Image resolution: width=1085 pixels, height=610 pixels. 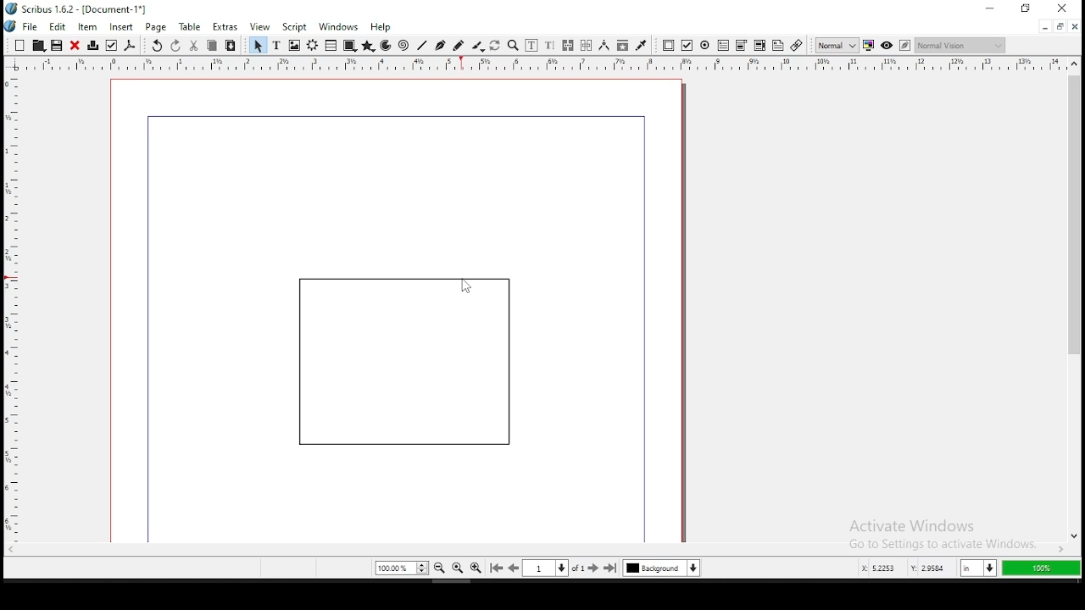 I want to click on copy item properties, so click(x=622, y=46).